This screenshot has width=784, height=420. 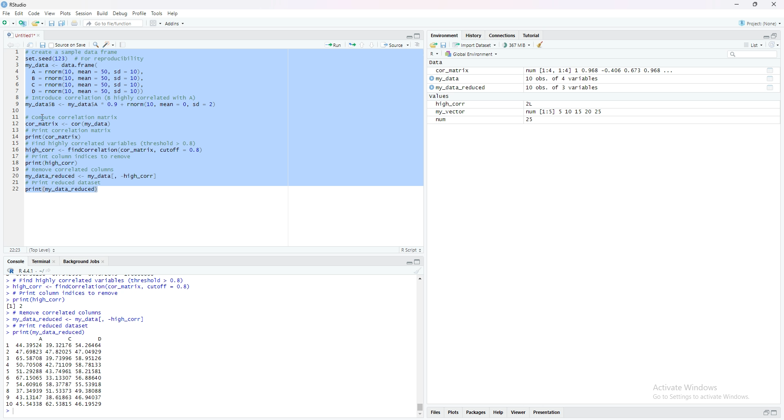 What do you see at coordinates (408, 263) in the screenshot?
I see `Collapse` at bounding box center [408, 263].